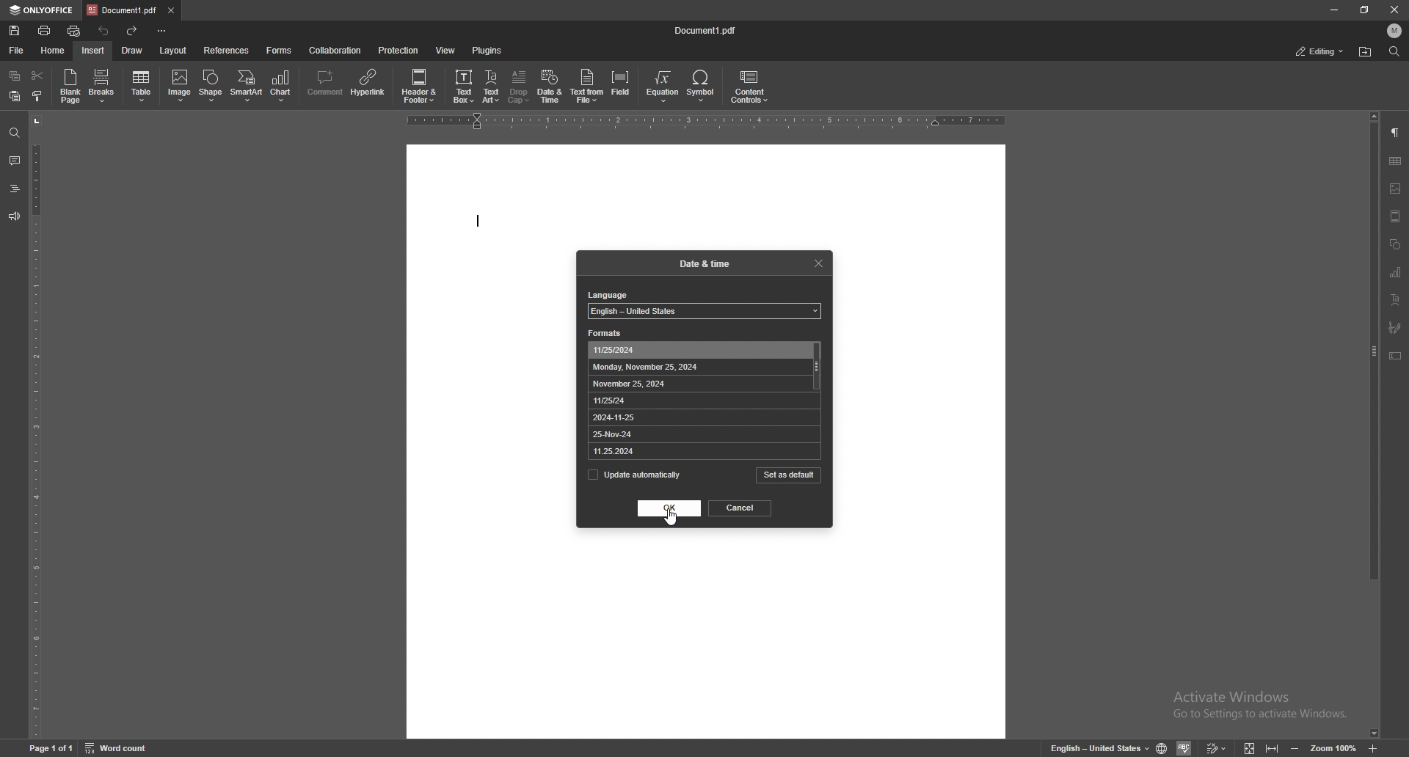 The image size is (1409, 757). Describe the element at coordinates (14, 189) in the screenshot. I see `heading` at that location.